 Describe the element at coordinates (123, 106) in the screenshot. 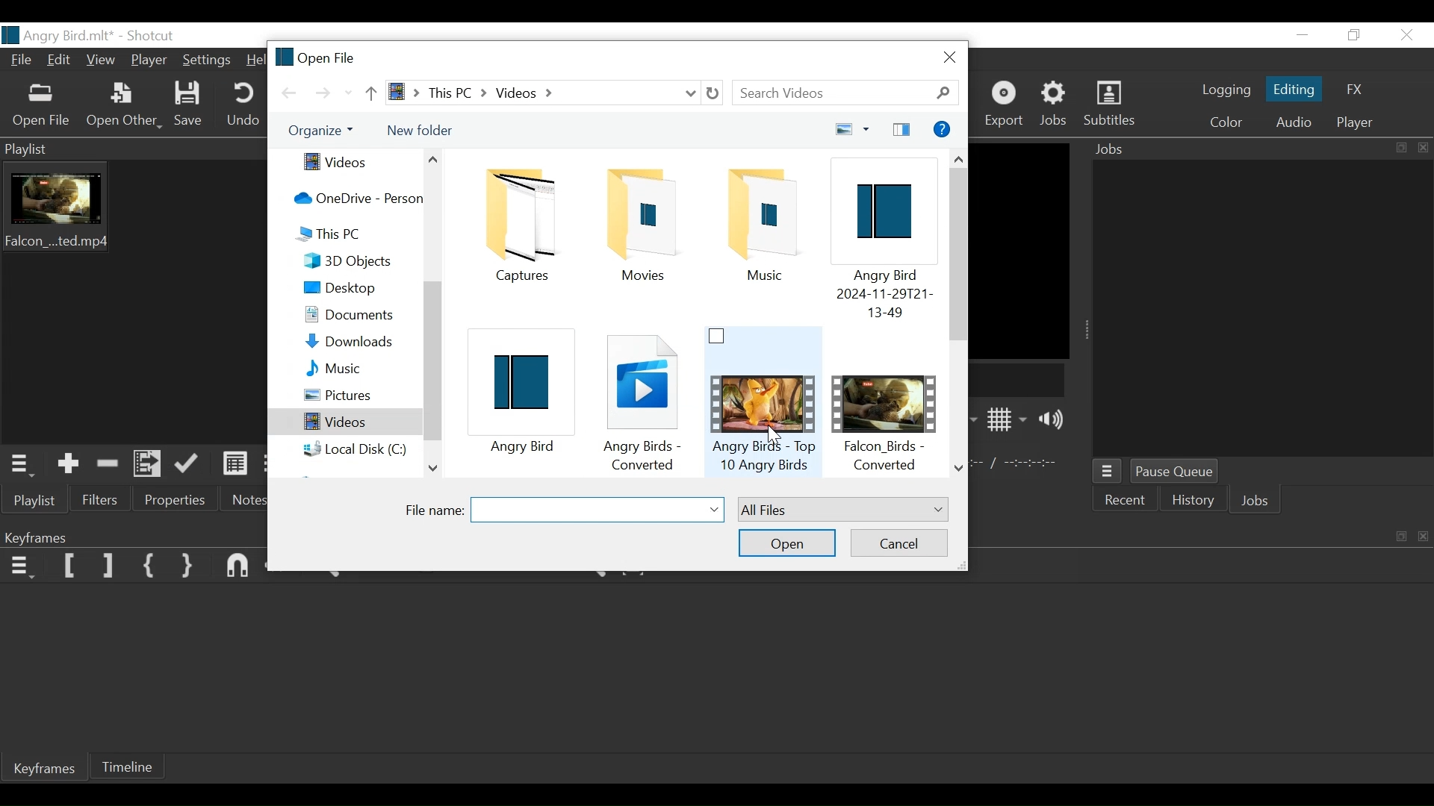

I see `Open Other` at that location.